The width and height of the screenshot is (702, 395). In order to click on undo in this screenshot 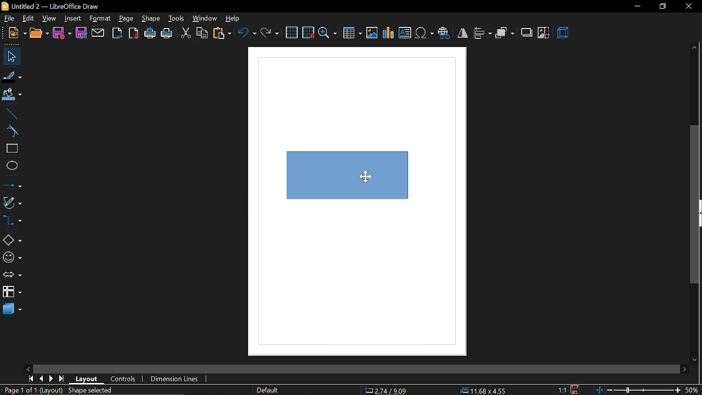, I will do `click(246, 33)`.